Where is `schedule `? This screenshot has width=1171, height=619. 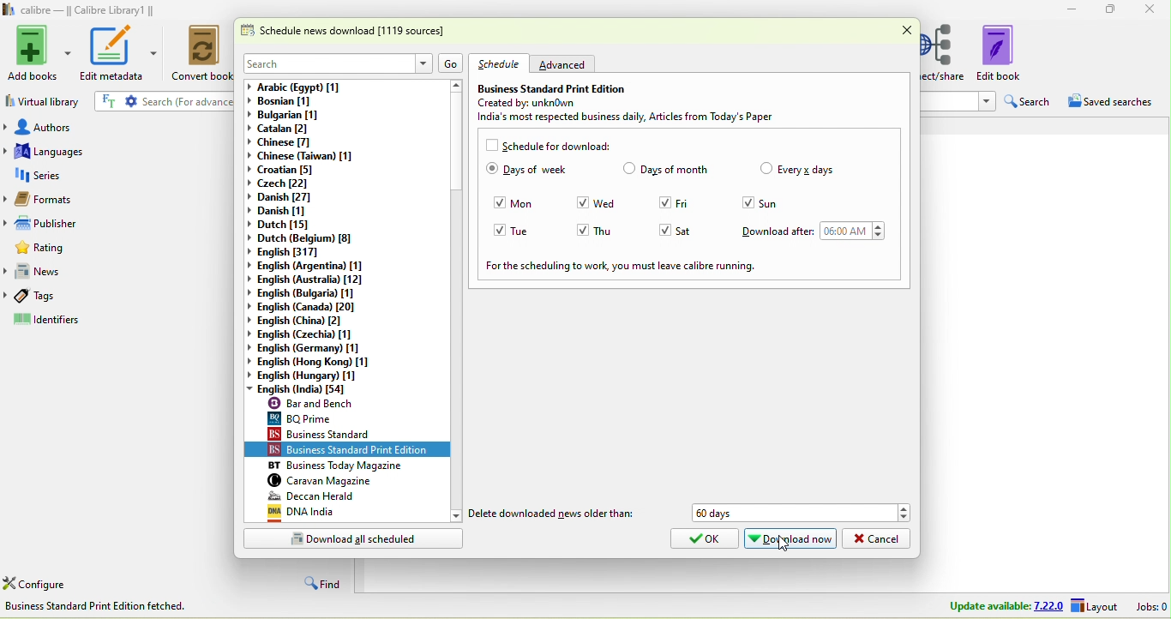
schedule  is located at coordinates (501, 63).